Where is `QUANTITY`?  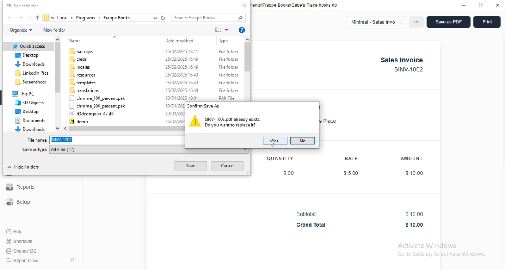
QUANTITY is located at coordinates (280, 159).